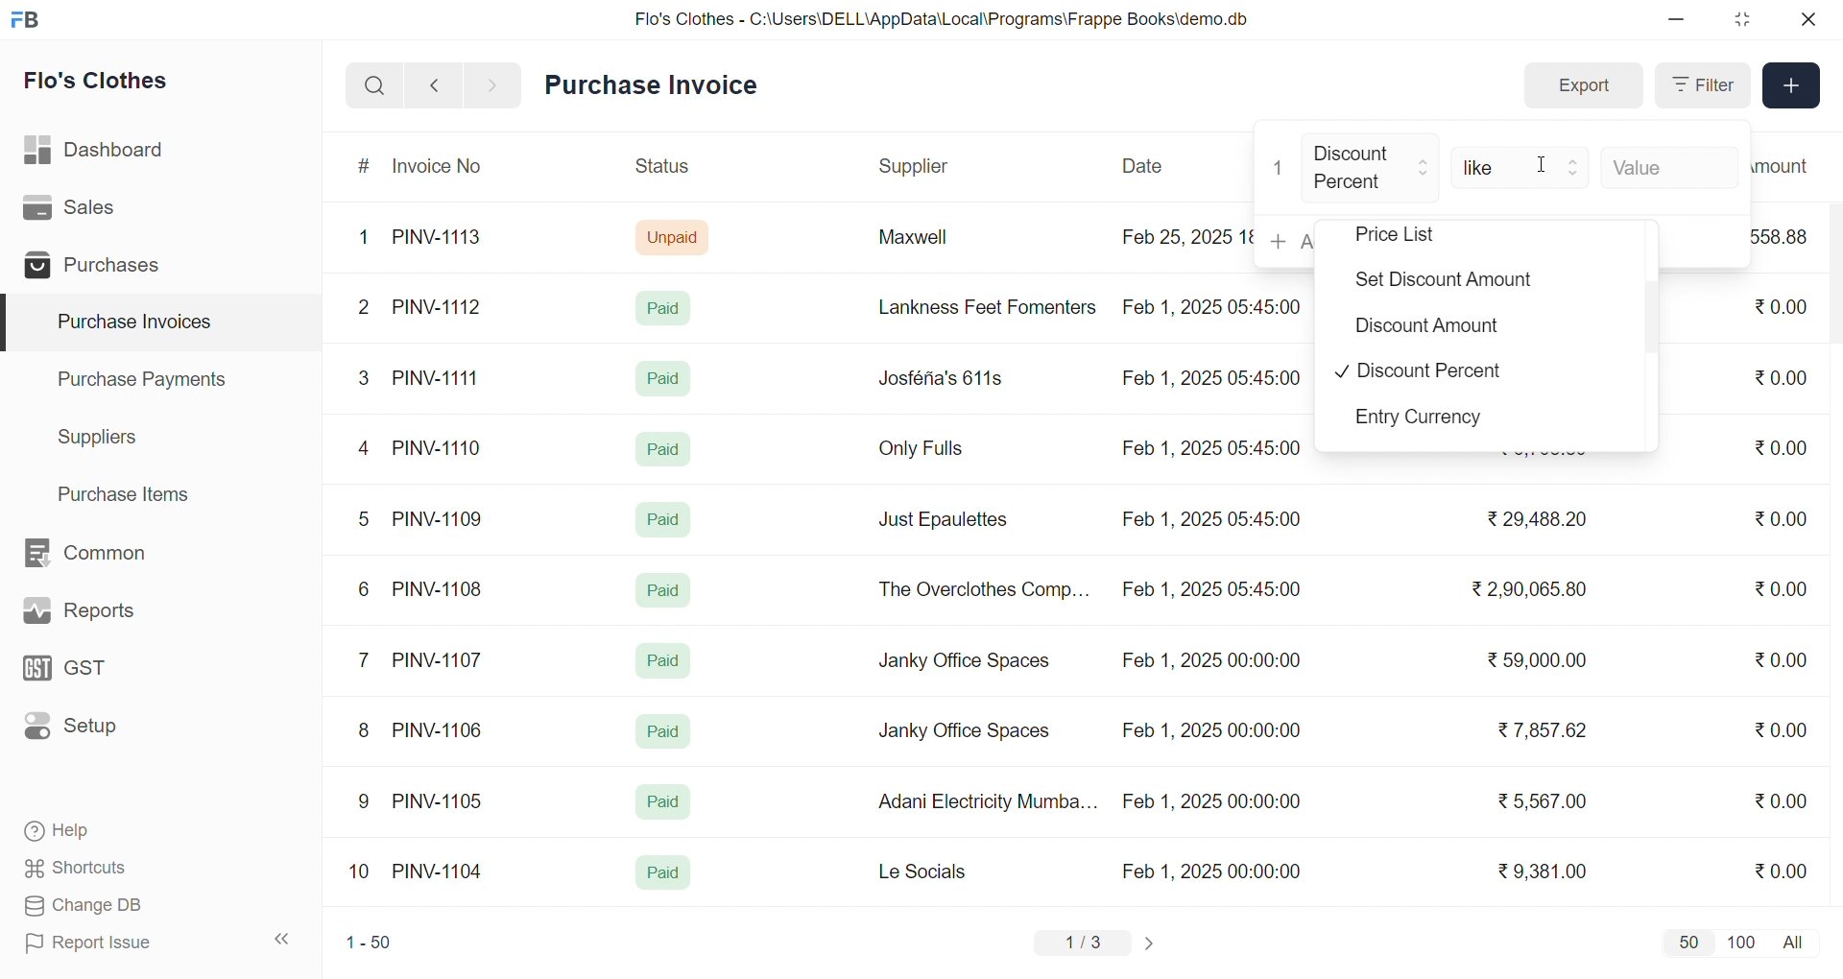  What do you see at coordinates (1214, 591) in the screenshot?
I see `Feb 1, 2025 05:45:00` at bounding box center [1214, 591].